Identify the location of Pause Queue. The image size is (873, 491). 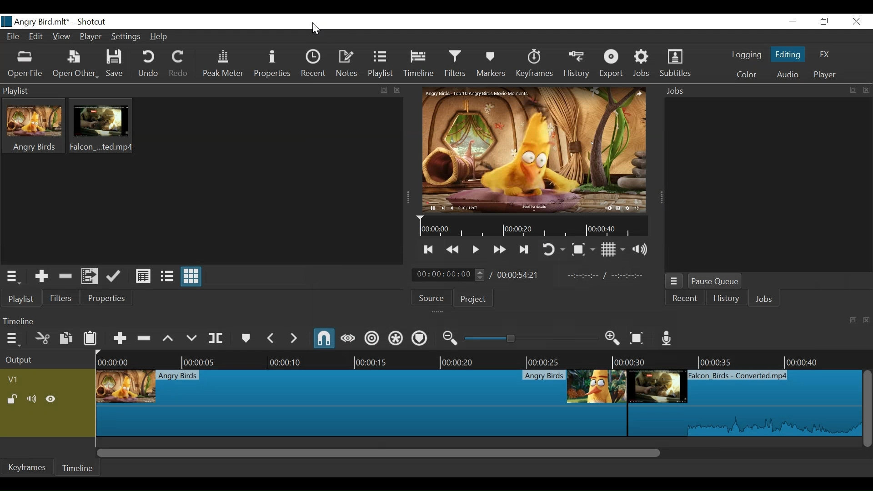
(717, 281).